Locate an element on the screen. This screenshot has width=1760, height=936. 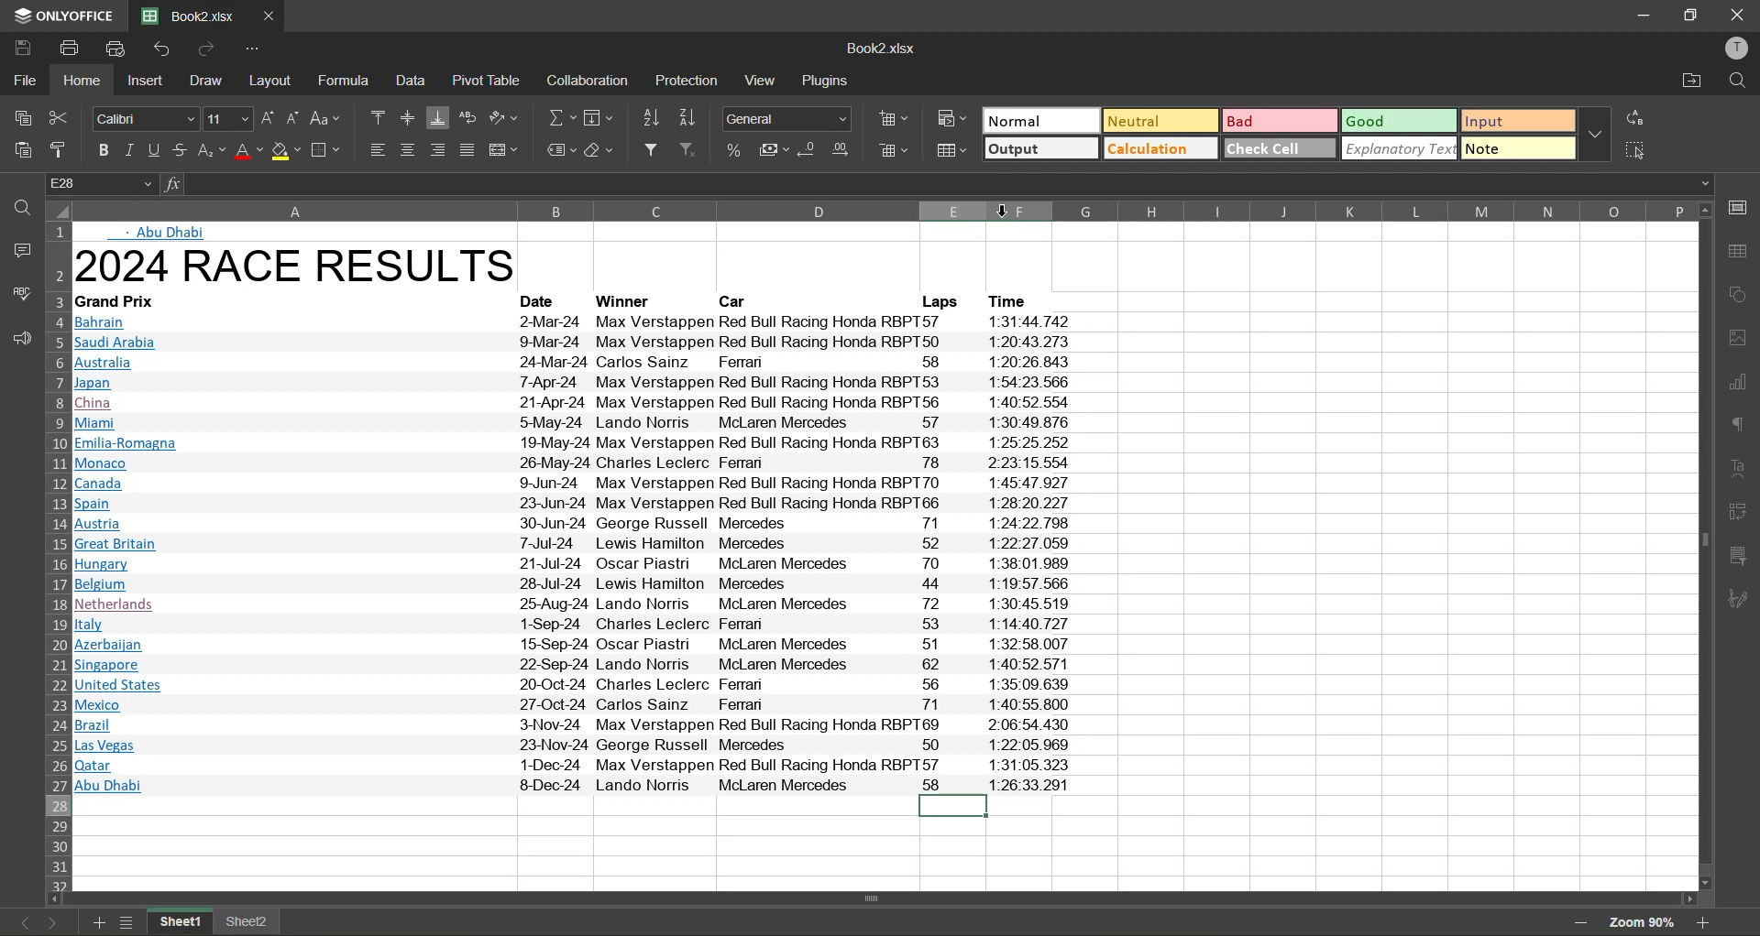
bold is located at coordinates (100, 149).